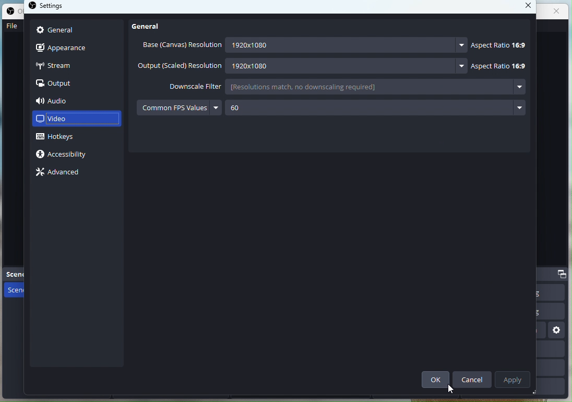 The width and height of the screenshot is (572, 402). I want to click on Apperance, so click(77, 48).